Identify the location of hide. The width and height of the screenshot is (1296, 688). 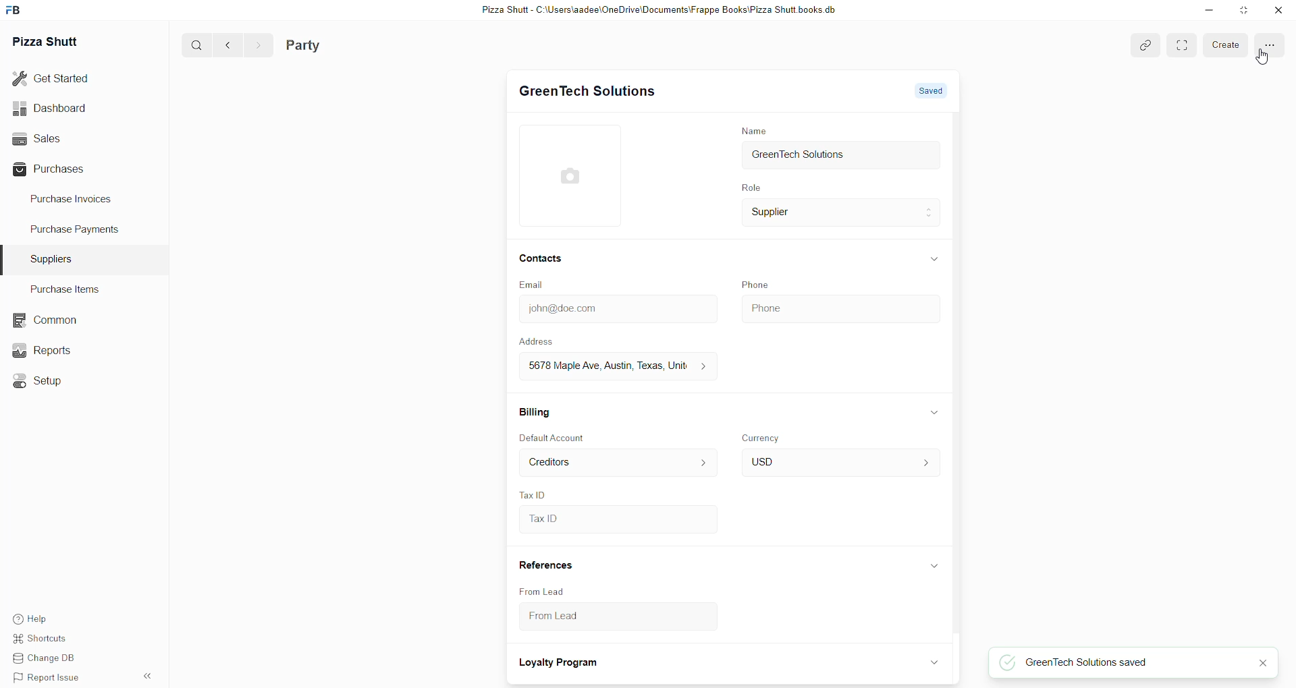
(933, 567).